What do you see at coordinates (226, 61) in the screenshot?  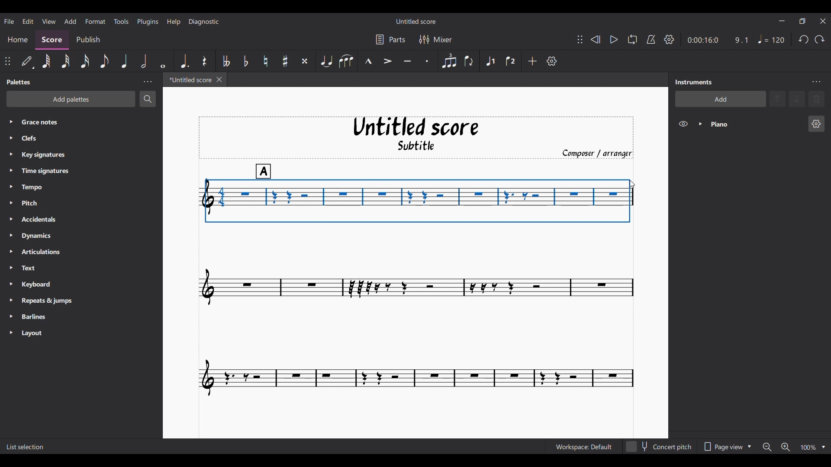 I see `Toggle double flat` at bounding box center [226, 61].